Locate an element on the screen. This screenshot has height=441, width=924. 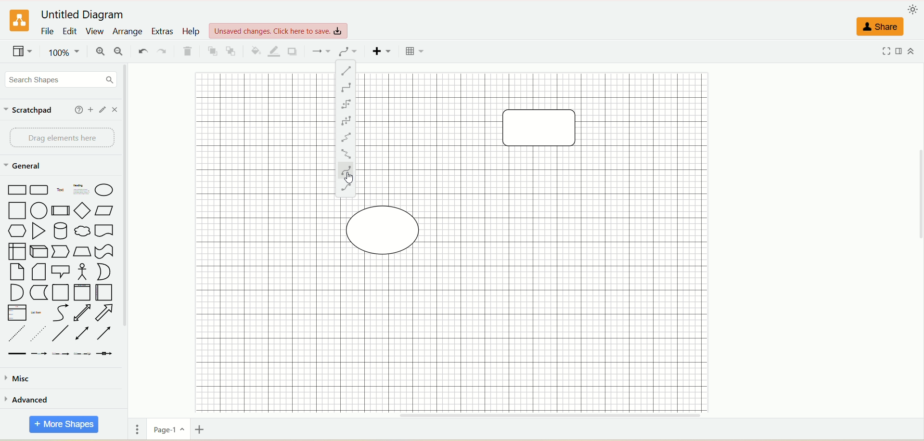
redo is located at coordinates (162, 52).